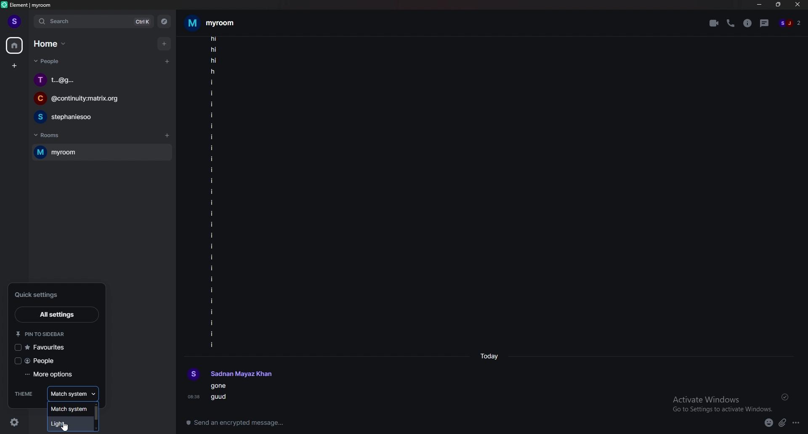 The height and width of the screenshot is (434, 808). I want to click on theme, so click(25, 394).